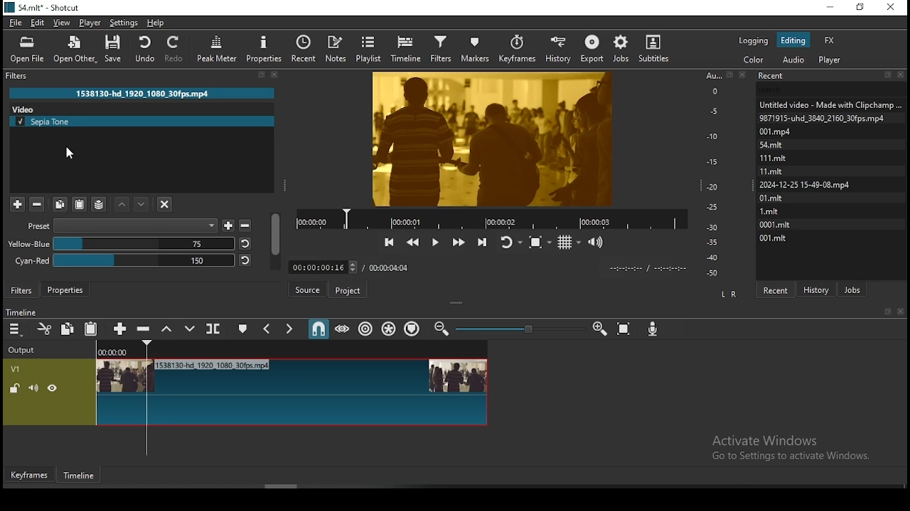  Describe the element at coordinates (245, 260) in the screenshot. I see `reset to default` at that location.